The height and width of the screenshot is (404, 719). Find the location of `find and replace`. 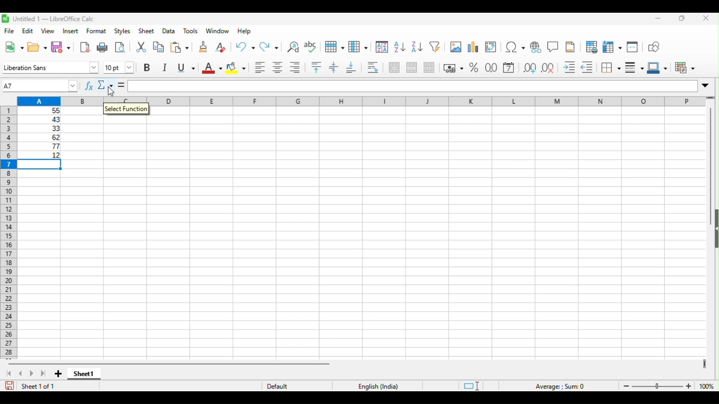

find and replace is located at coordinates (292, 46).